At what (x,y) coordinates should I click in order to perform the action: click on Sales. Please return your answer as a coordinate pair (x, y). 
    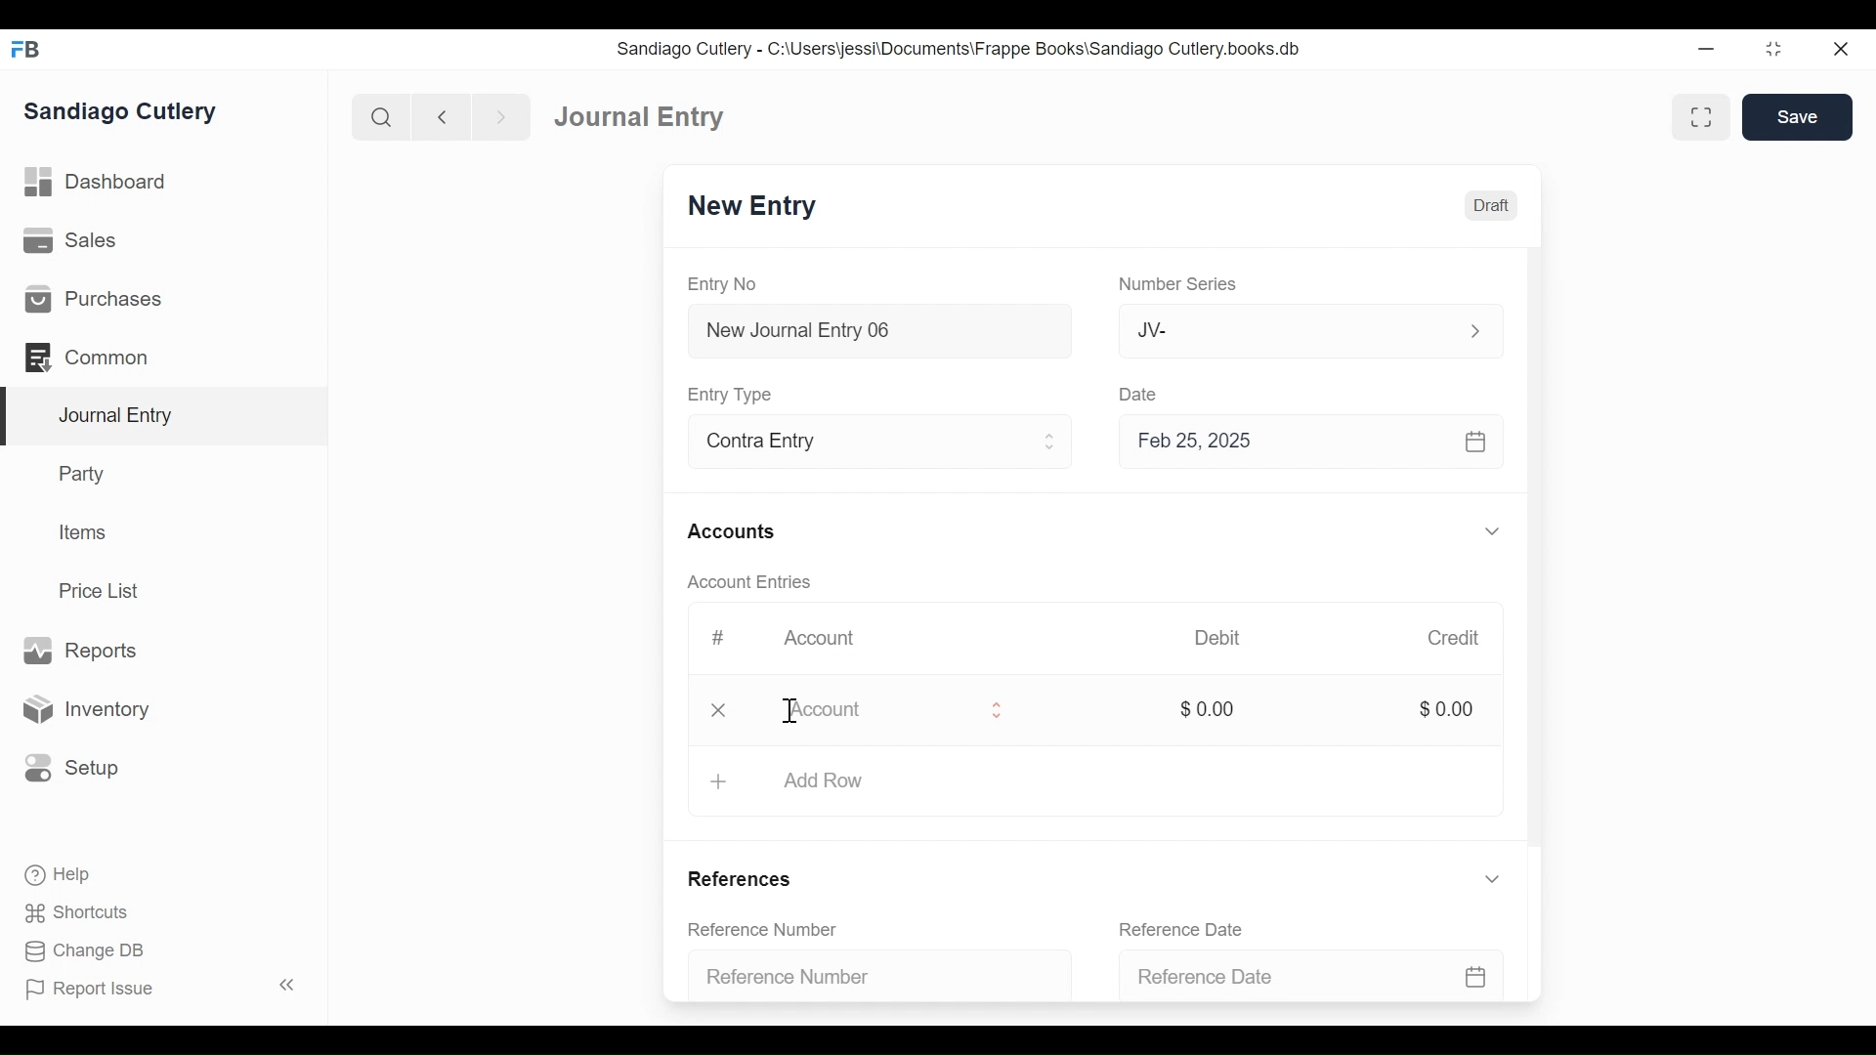
    Looking at the image, I should click on (77, 241).